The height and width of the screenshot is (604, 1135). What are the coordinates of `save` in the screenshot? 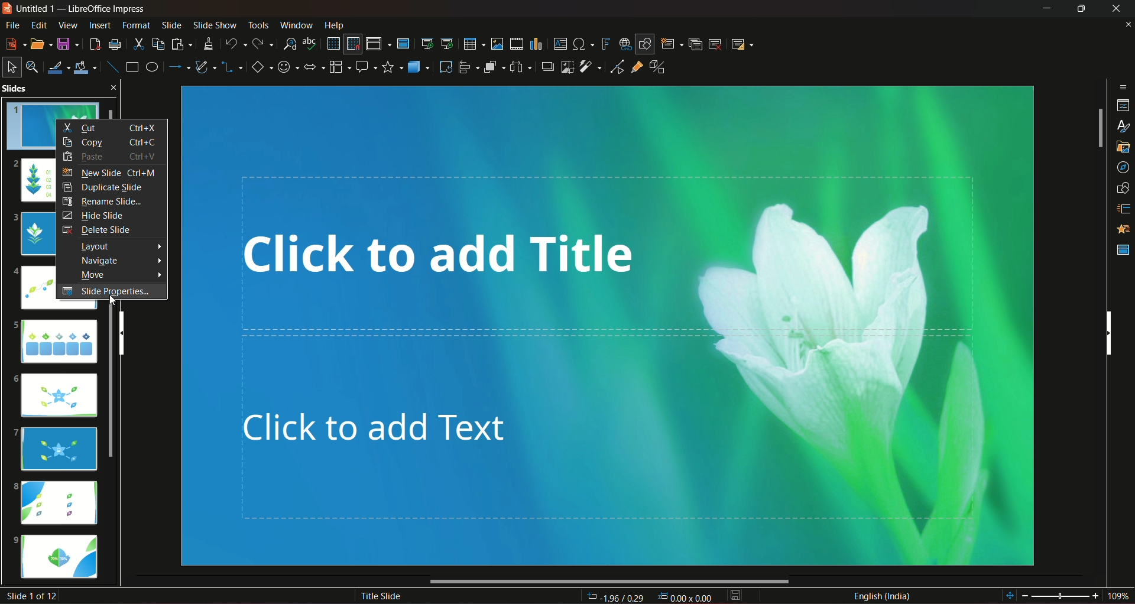 It's located at (69, 43).